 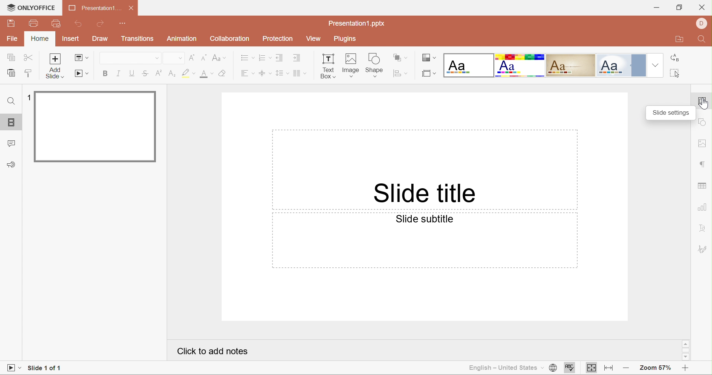 I want to click on Blank, so click(x=468, y=65).